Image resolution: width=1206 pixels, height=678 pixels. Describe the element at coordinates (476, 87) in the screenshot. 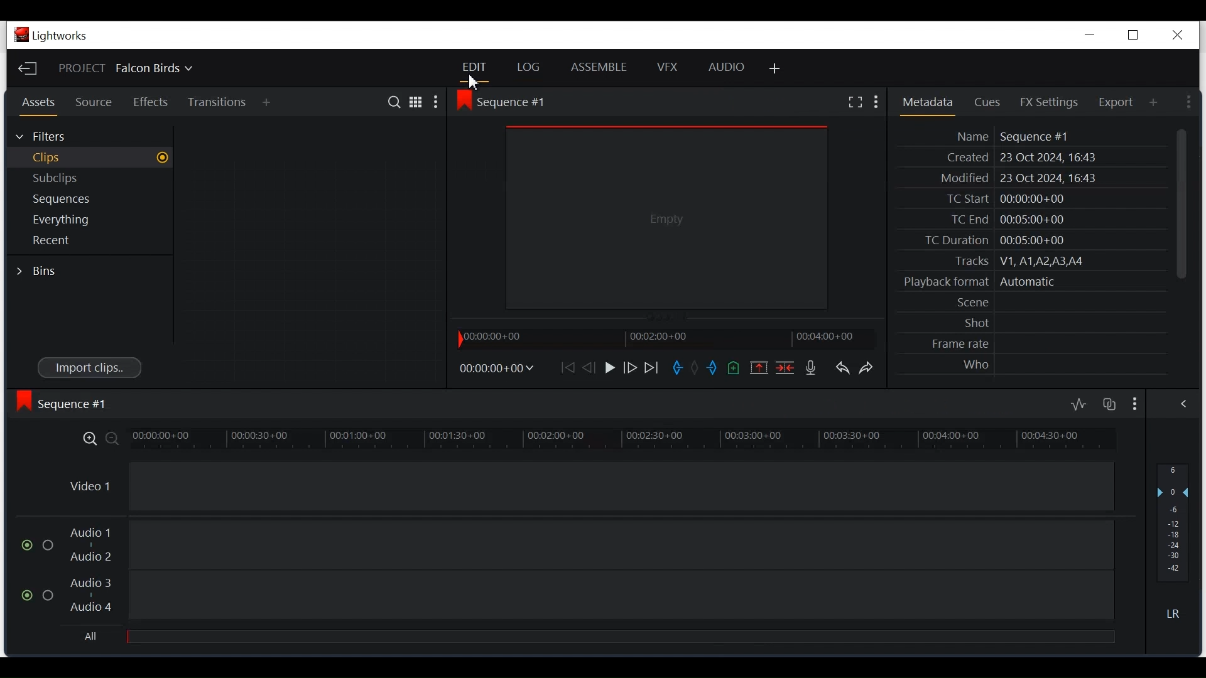

I see `Cursor` at that location.